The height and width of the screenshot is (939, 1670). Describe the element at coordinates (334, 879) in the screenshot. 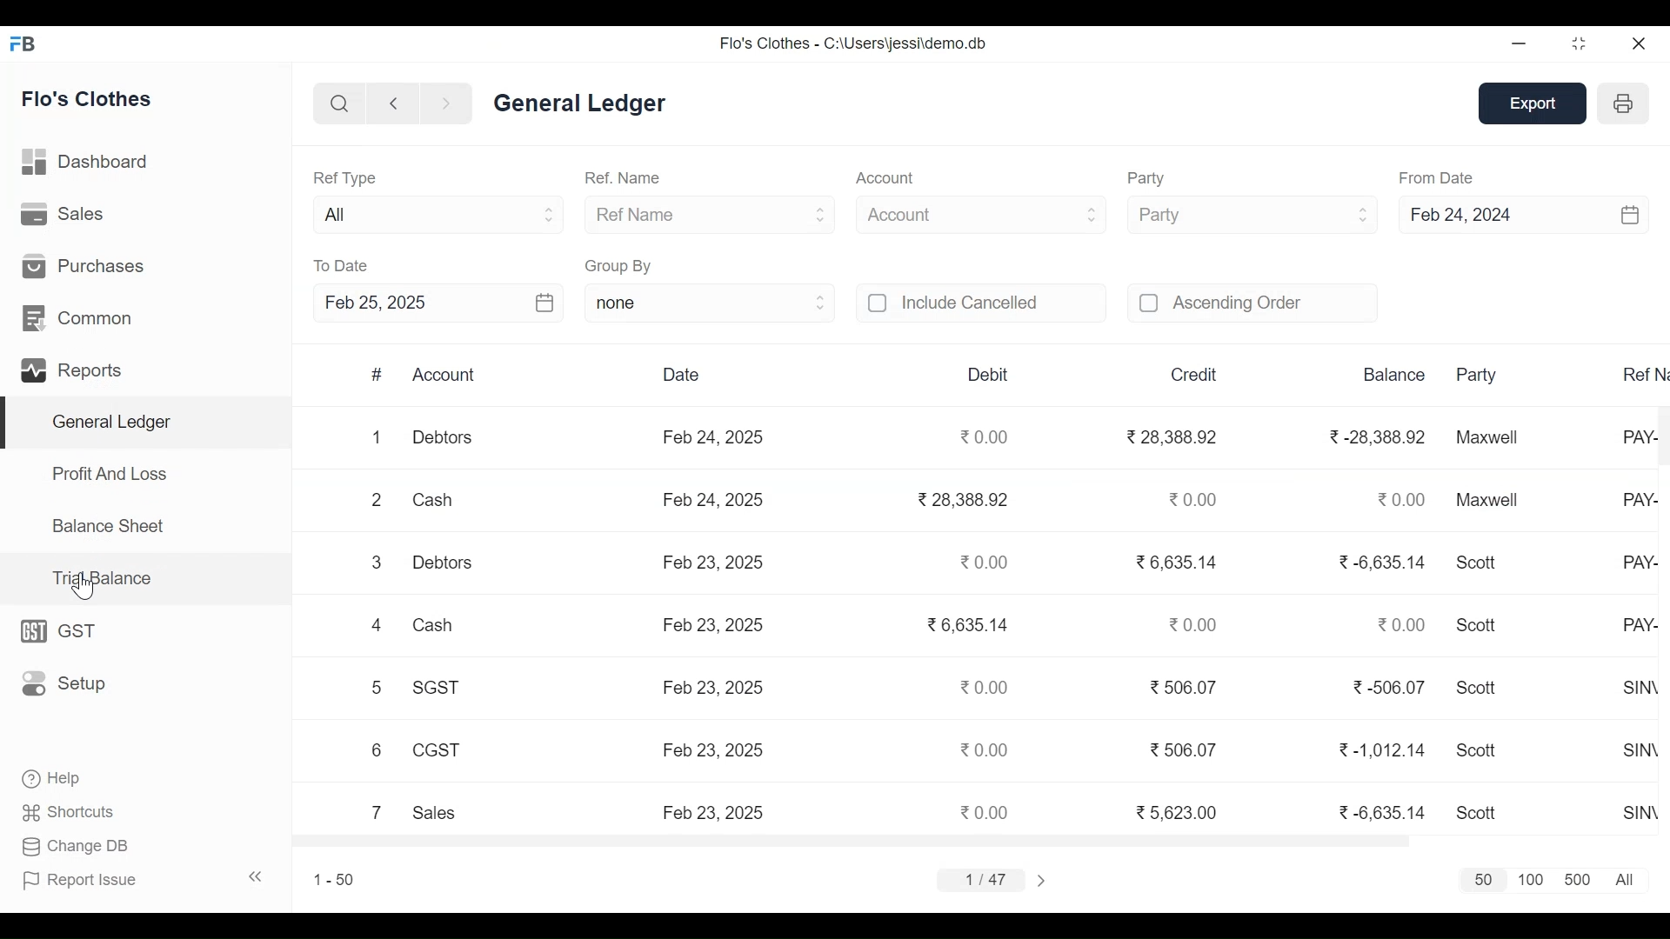

I see `1-50` at that location.